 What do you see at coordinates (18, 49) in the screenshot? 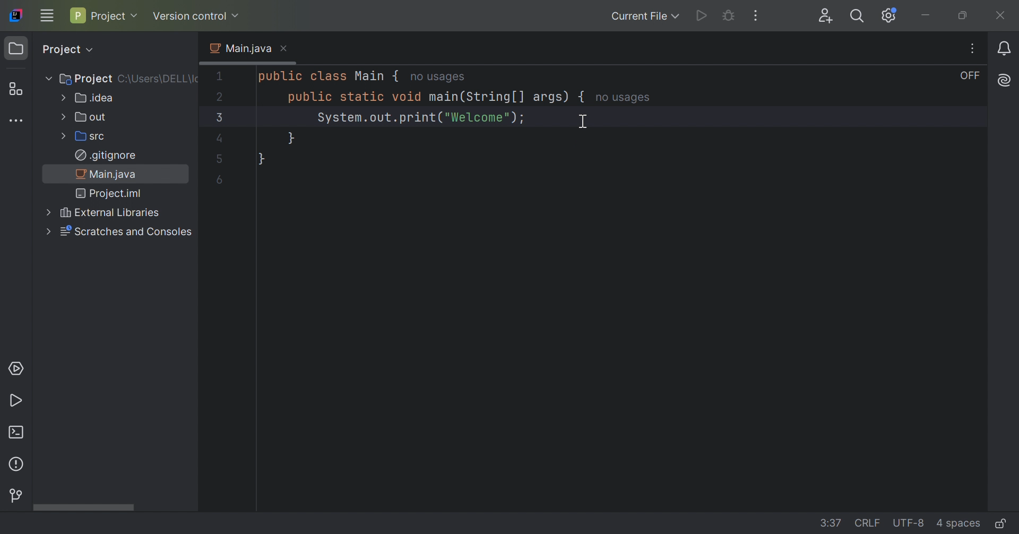
I see `Project` at bounding box center [18, 49].